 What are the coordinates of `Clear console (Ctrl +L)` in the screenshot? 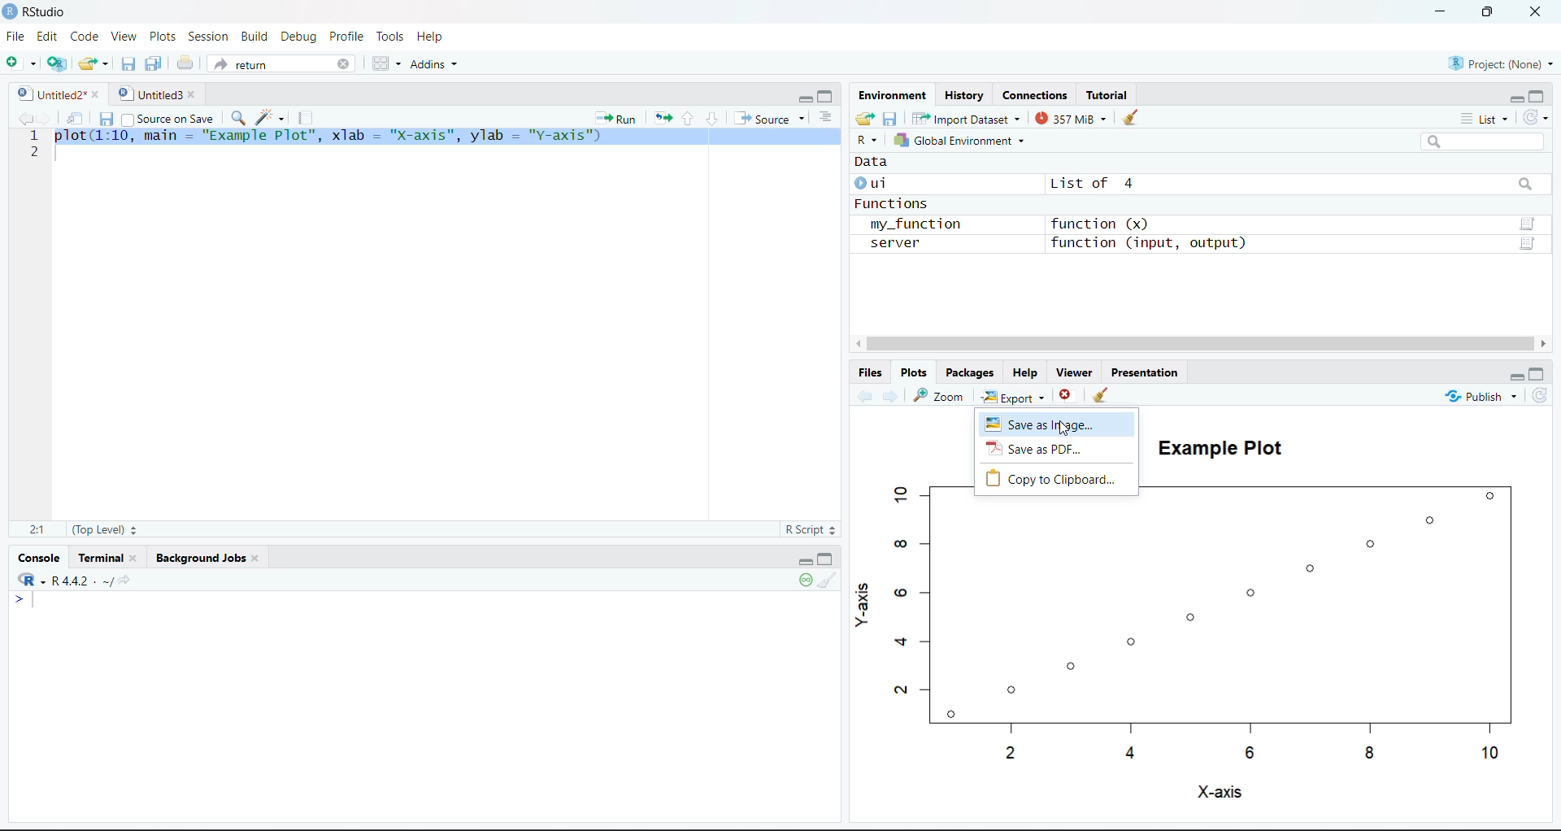 It's located at (828, 581).